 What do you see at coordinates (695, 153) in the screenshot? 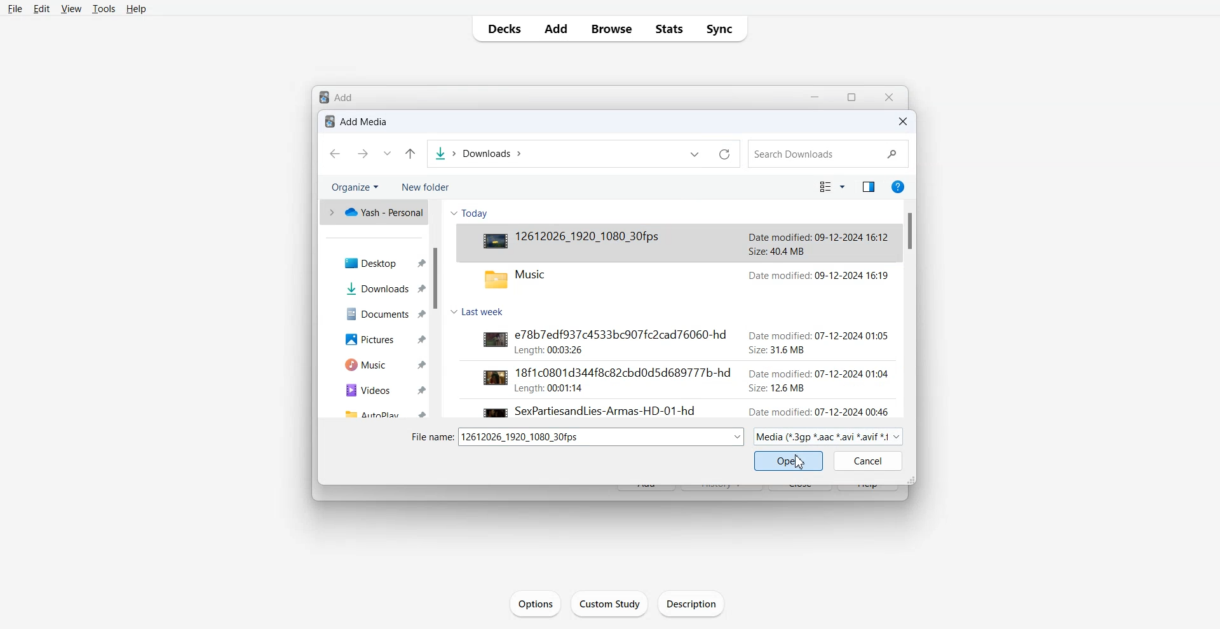
I see `Previous file` at bounding box center [695, 153].